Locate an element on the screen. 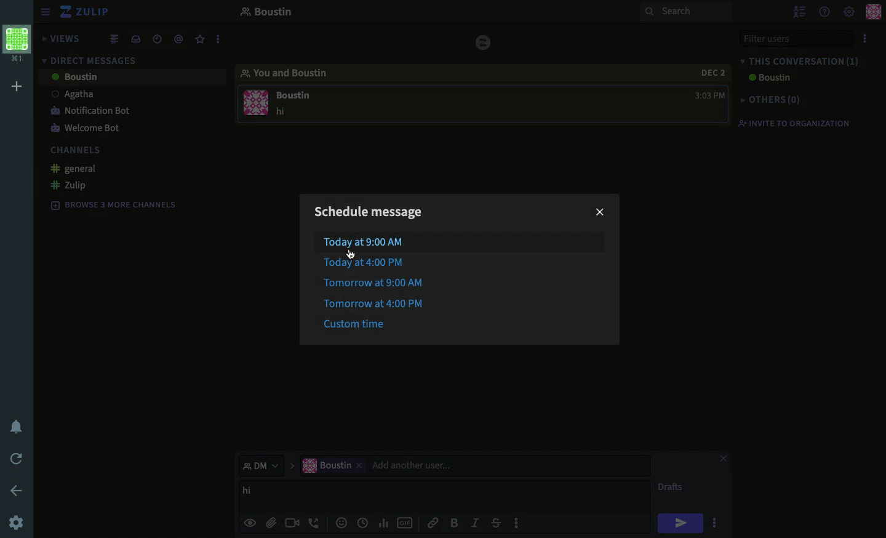 The height and width of the screenshot is (538, 886). today at 4 is located at coordinates (367, 262).